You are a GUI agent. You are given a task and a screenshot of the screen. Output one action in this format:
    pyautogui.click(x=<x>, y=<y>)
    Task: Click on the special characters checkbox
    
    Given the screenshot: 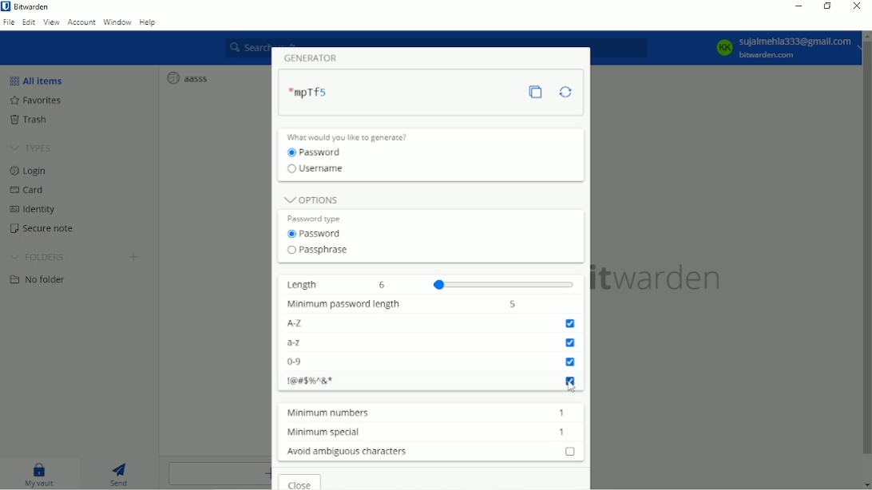 What is the action you would take?
    pyautogui.click(x=573, y=383)
    